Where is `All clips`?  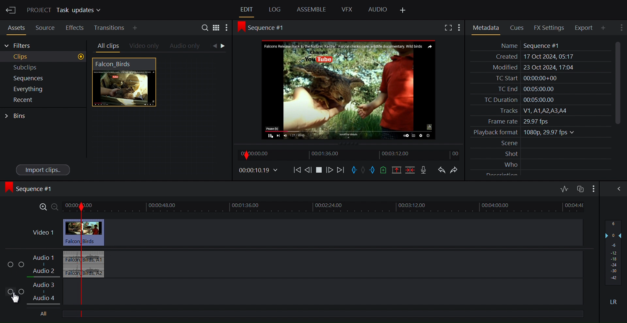
All clips is located at coordinates (107, 46).